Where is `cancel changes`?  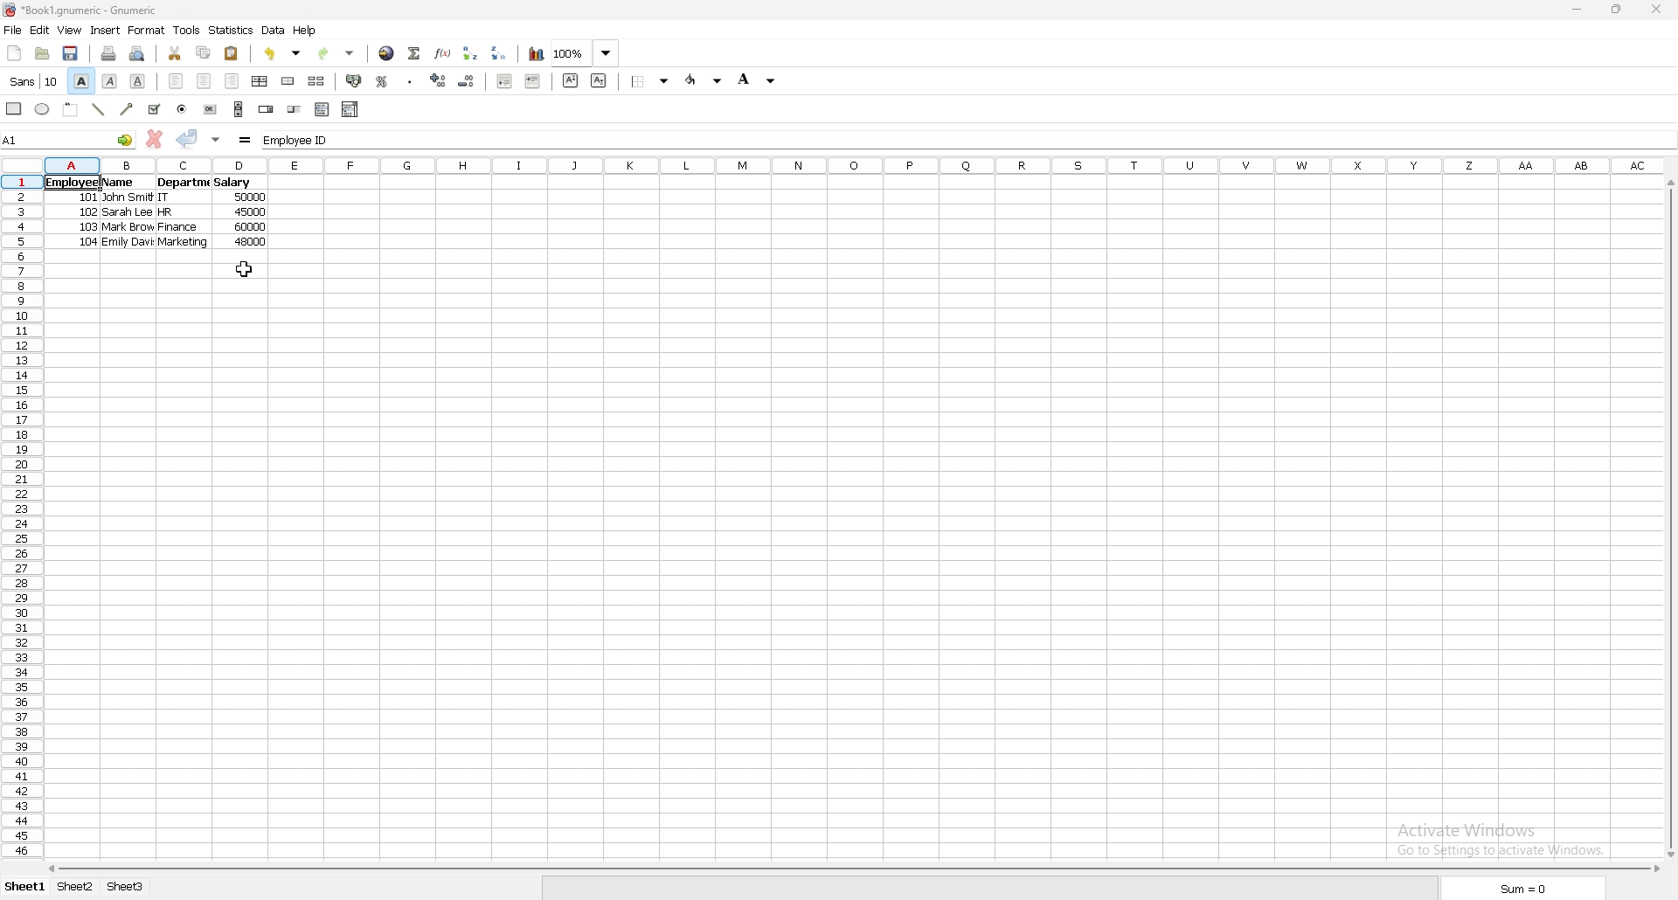 cancel changes is located at coordinates (154, 139).